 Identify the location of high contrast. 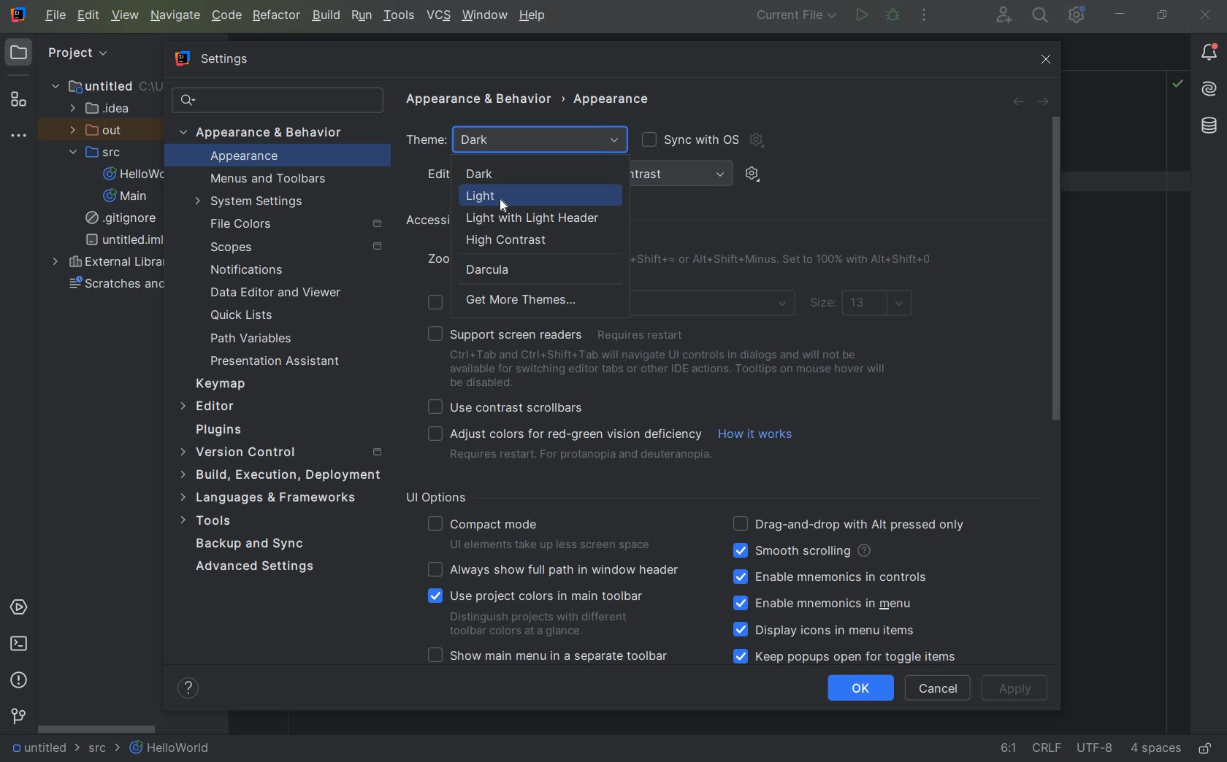
(538, 241).